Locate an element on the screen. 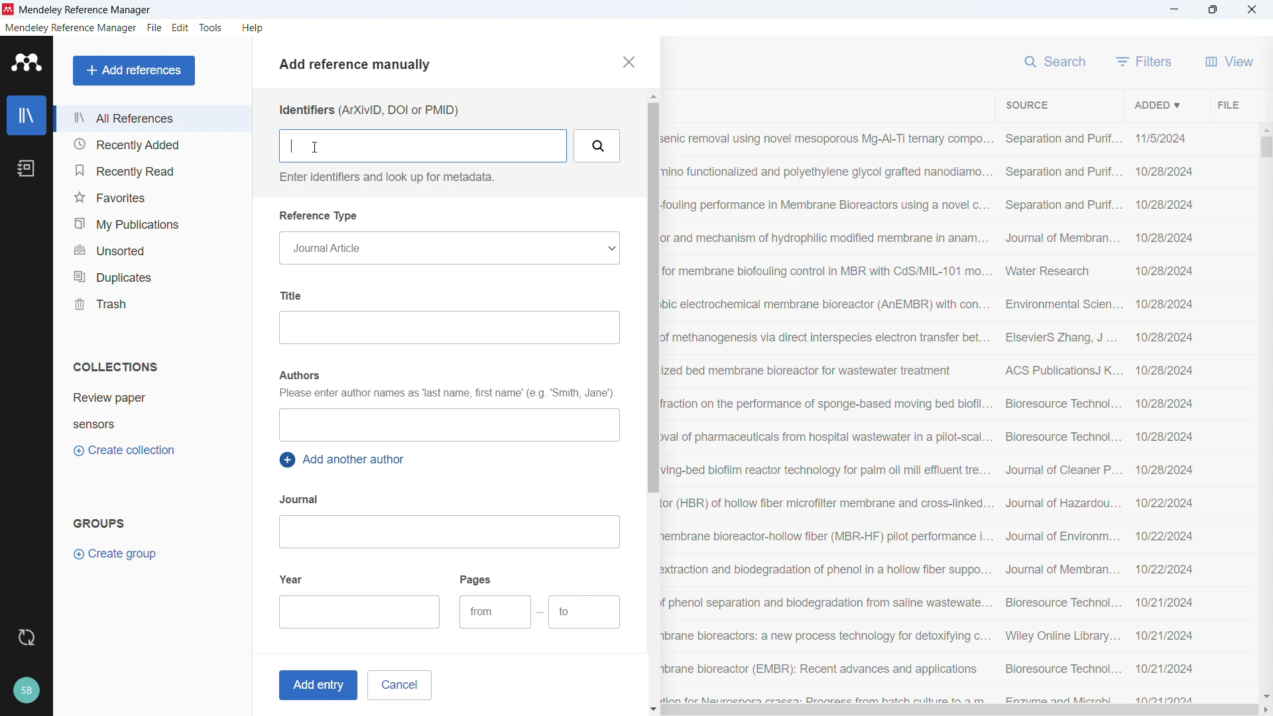 The image size is (1273, 716). Reference type is located at coordinates (320, 216).